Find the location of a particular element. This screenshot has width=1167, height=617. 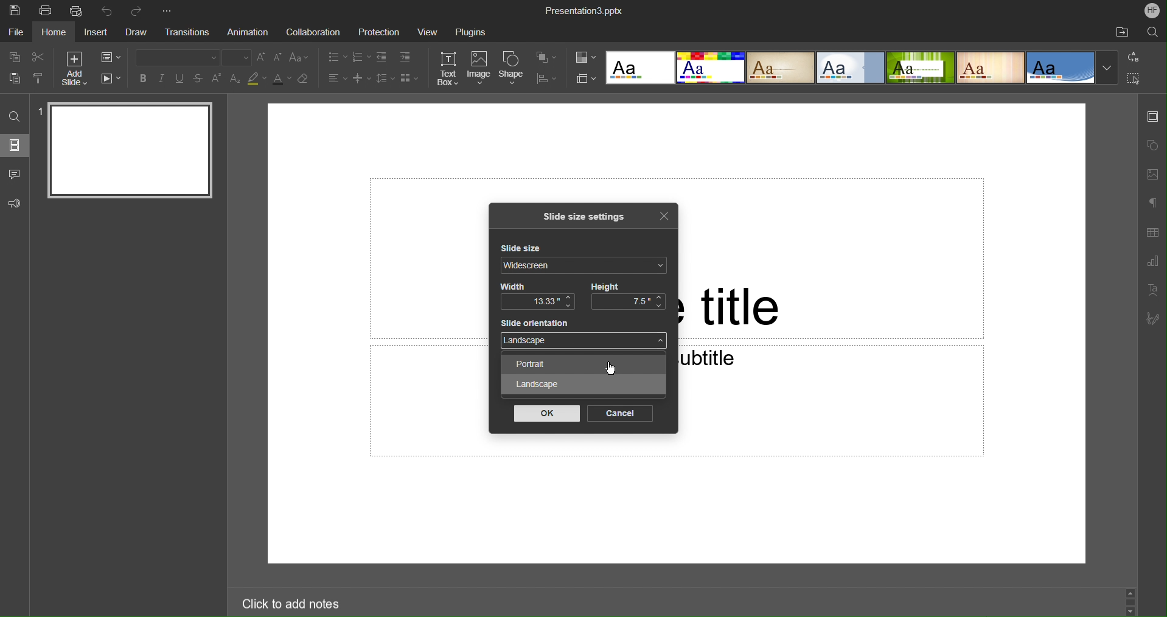

13.33" is located at coordinates (538, 303).